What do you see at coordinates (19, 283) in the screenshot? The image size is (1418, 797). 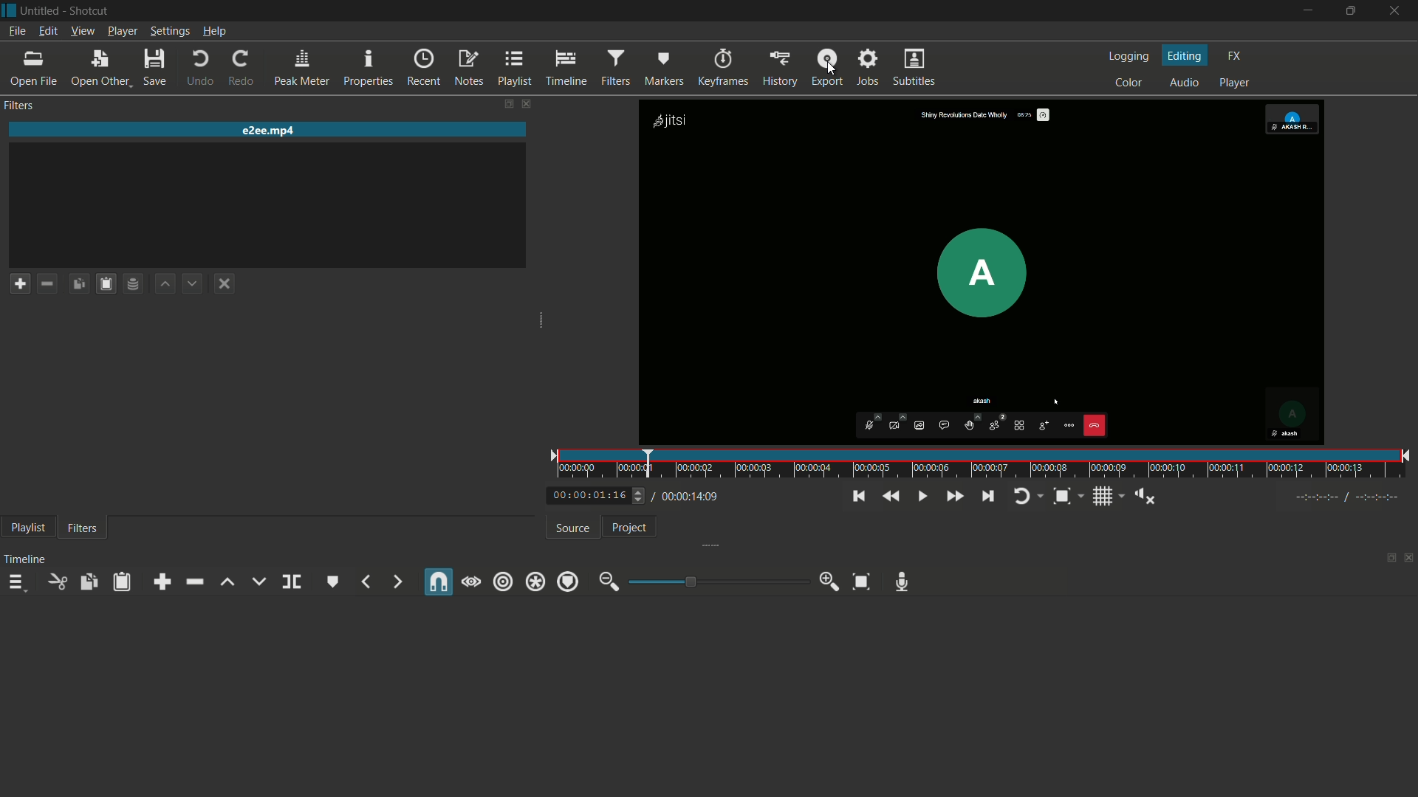 I see `add a filter` at bounding box center [19, 283].